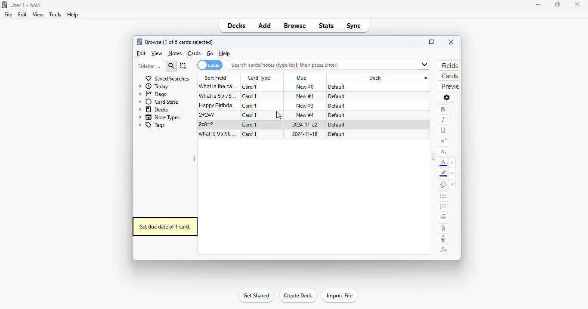 Image resolution: width=588 pixels, height=309 pixels. Describe the element at coordinates (443, 174) in the screenshot. I see `text highlighting color` at that location.